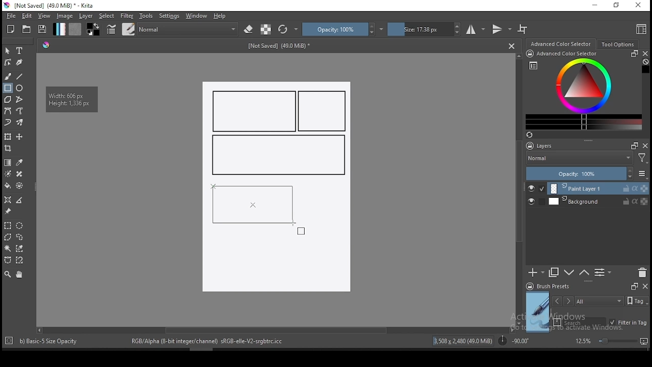  I want to click on zoom level, so click(611, 340).